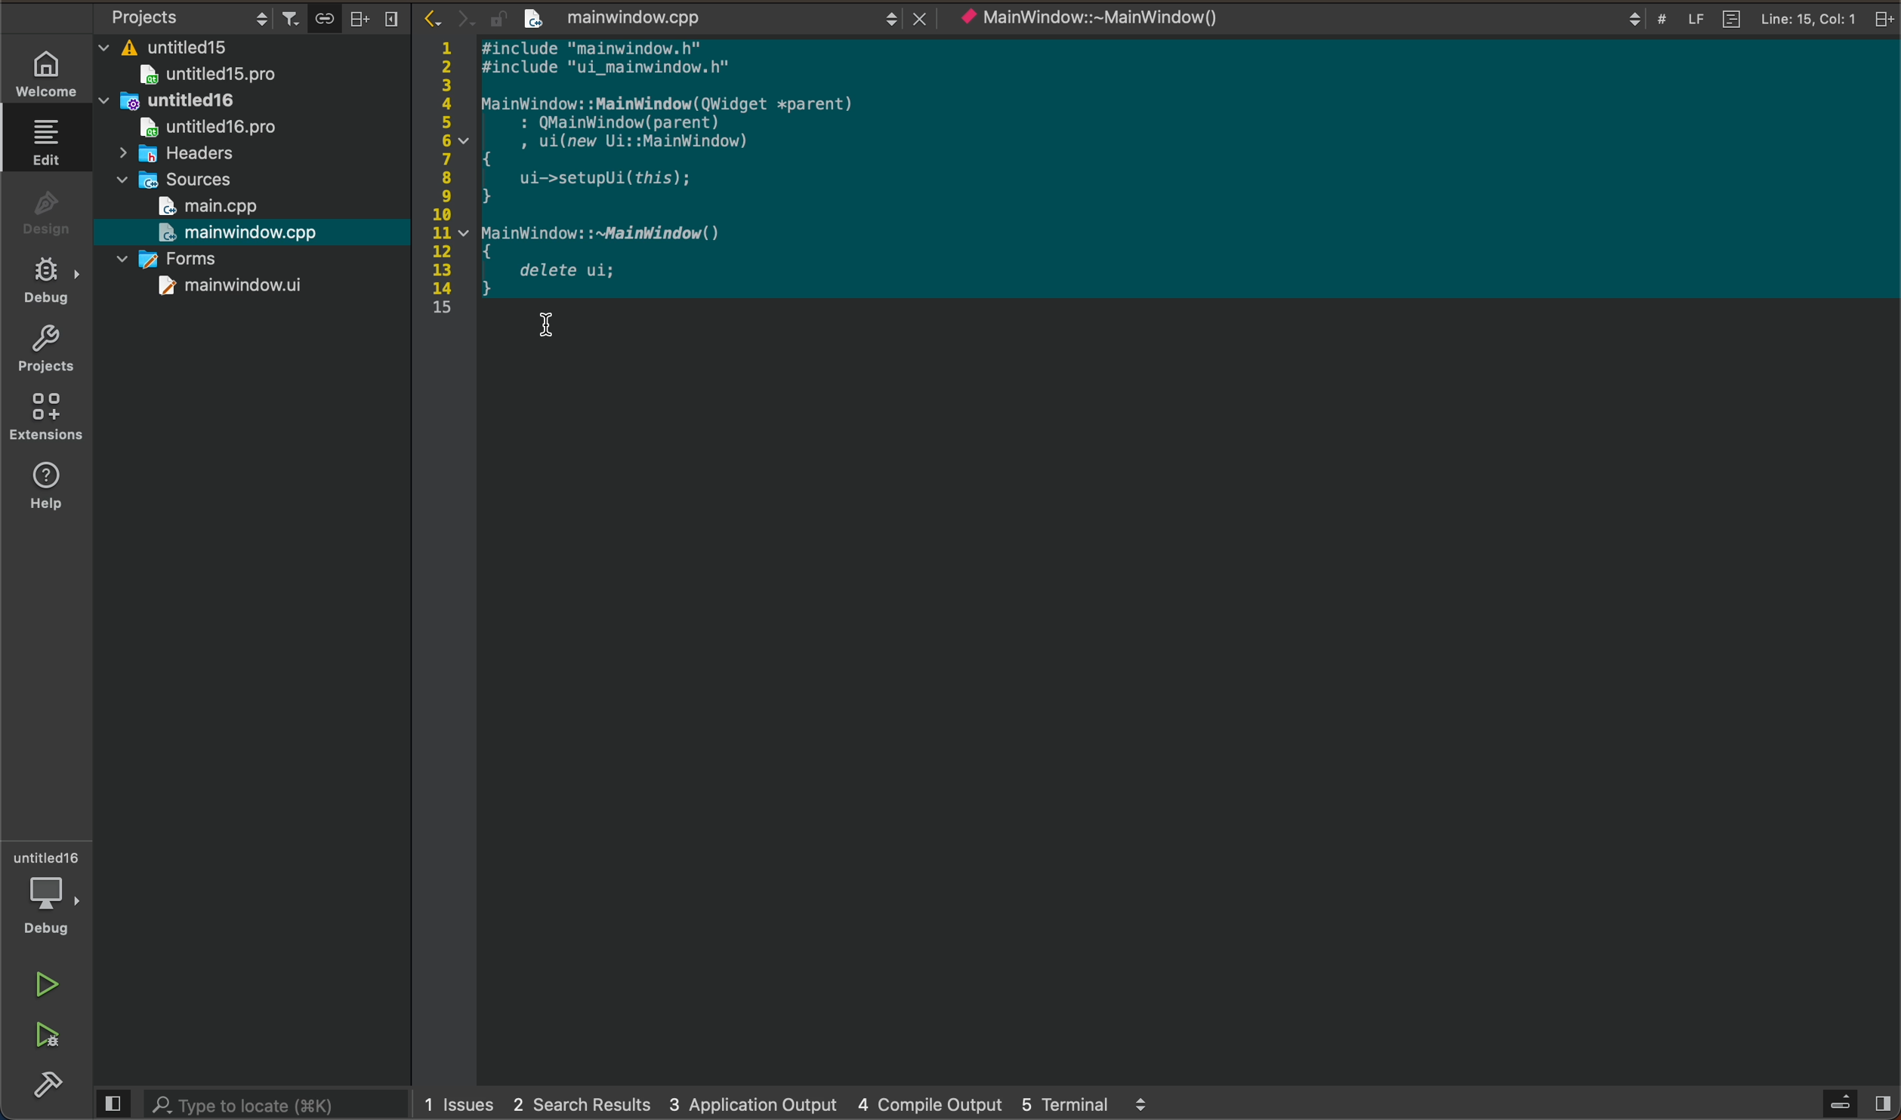 The width and height of the screenshot is (1901, 1120). I want to click on mainwindow.ui, so click(214, 291).